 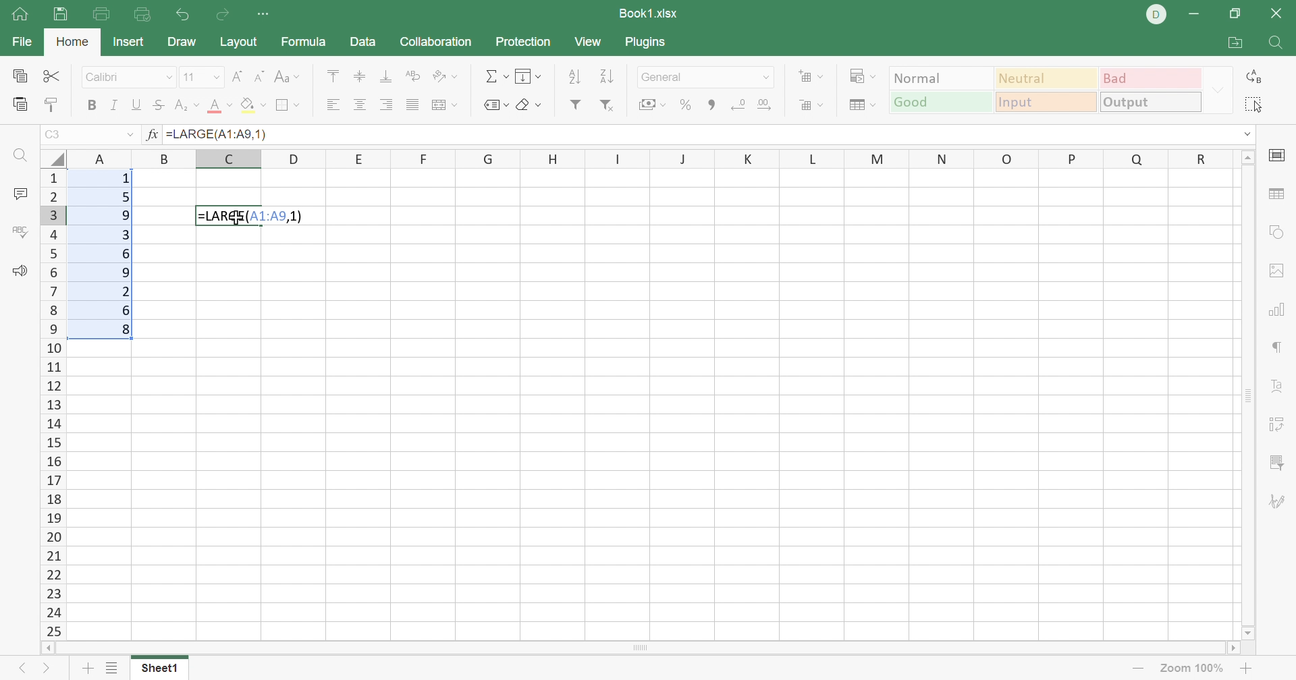 I want to click on Fill, so click(x=529, y=76).